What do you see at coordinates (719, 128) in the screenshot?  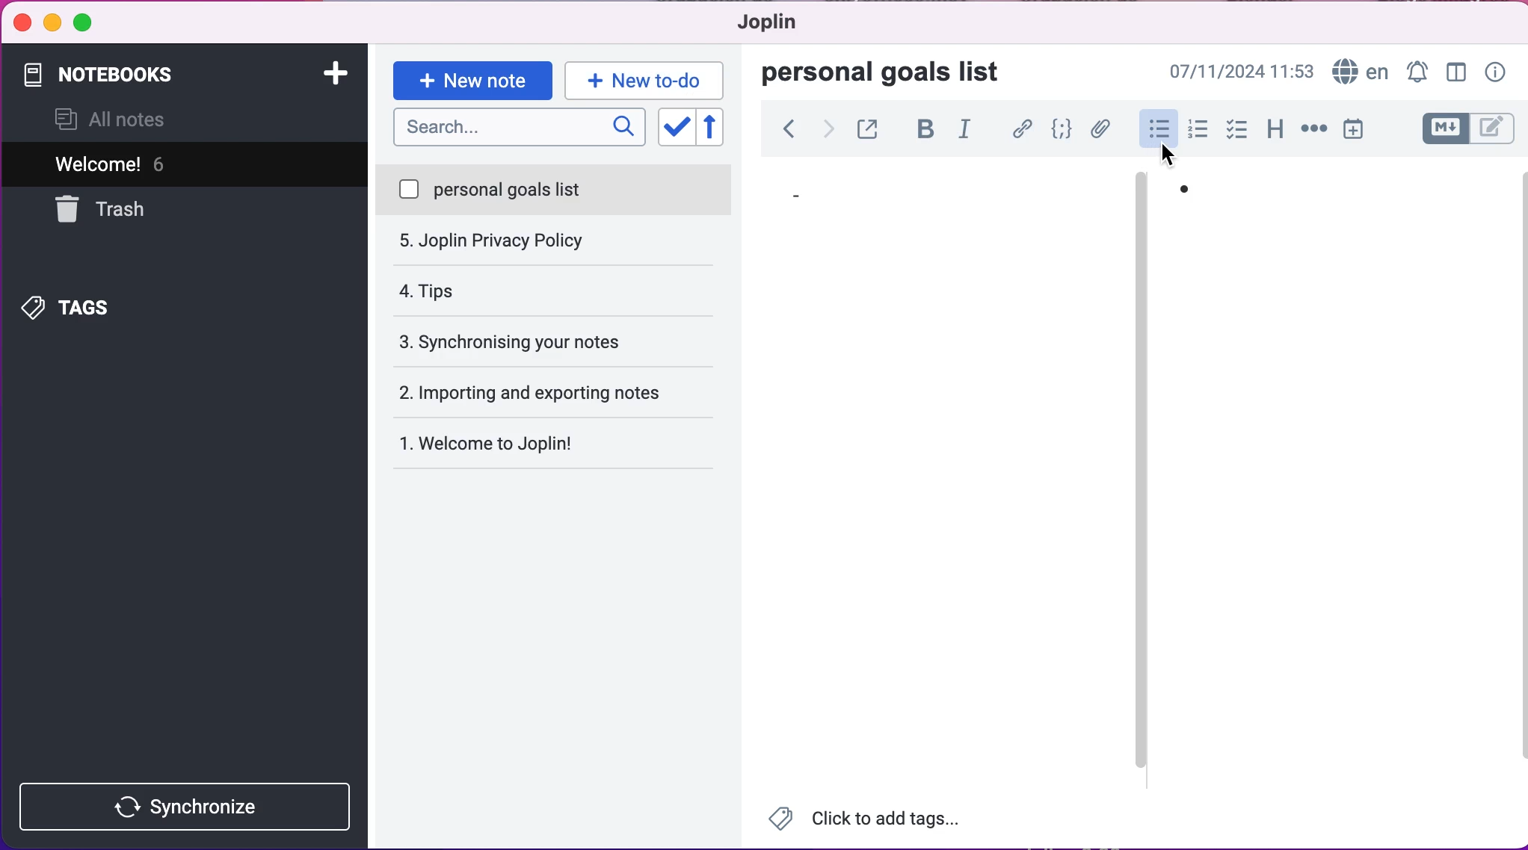 I see `reverse sort order` at bounding box center [719, 128].